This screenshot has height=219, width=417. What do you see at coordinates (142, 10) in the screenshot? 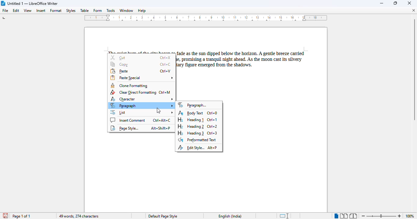
I see `help` at bounding box center [142, 10].